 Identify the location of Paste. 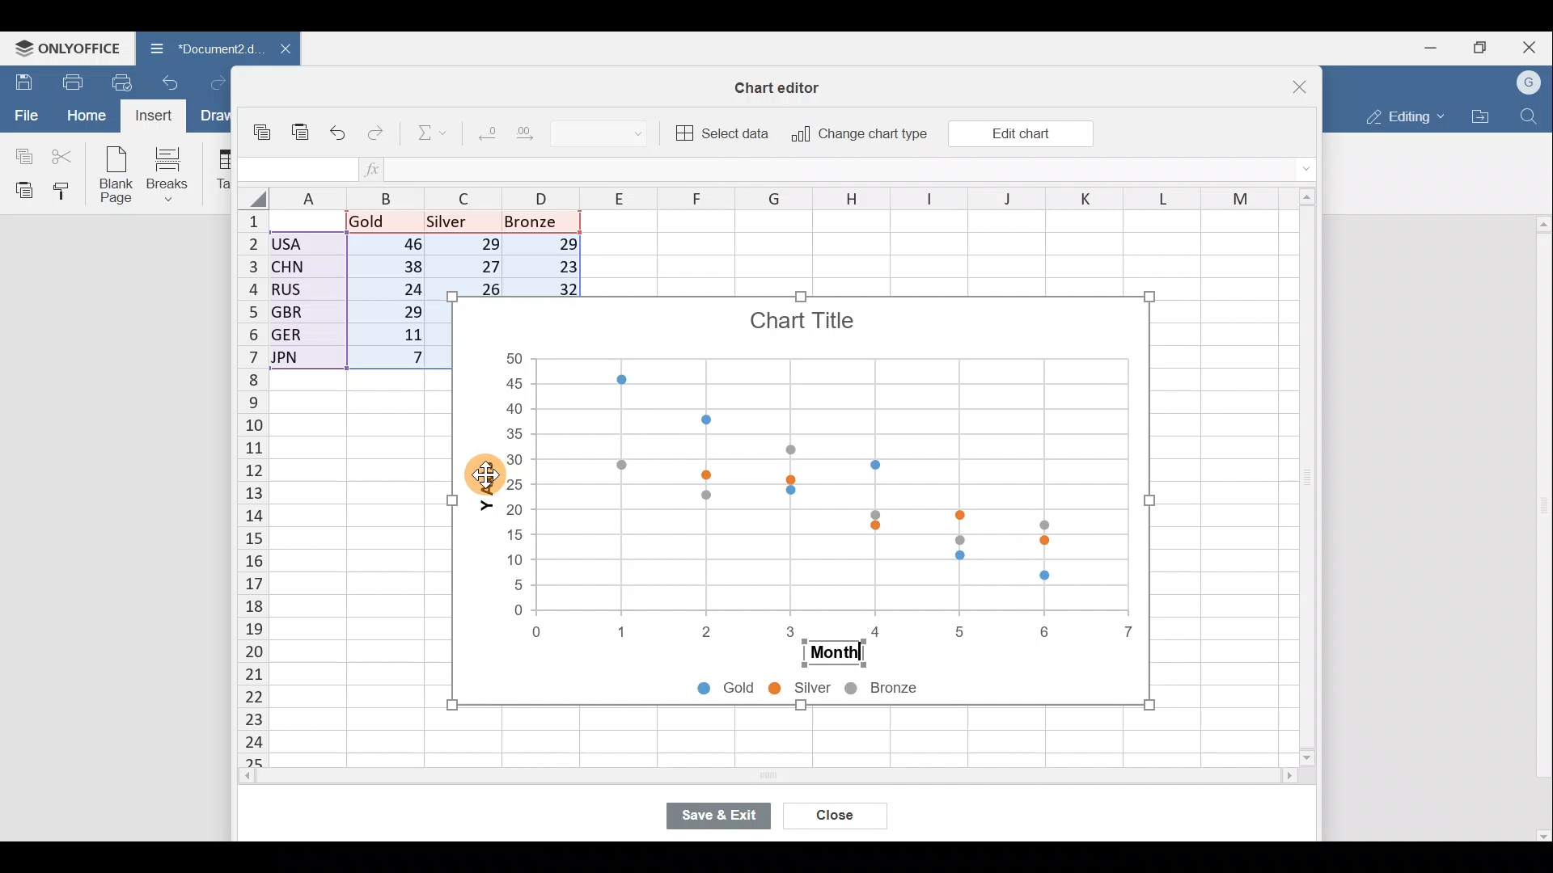
(20, 190).